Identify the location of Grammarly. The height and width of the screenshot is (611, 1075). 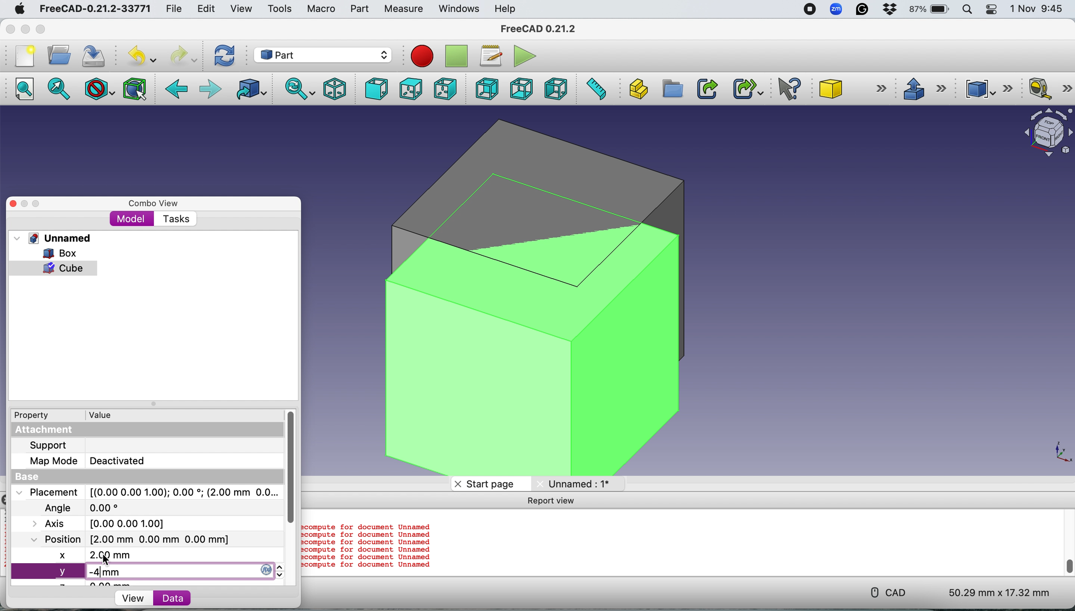
(863, 9).